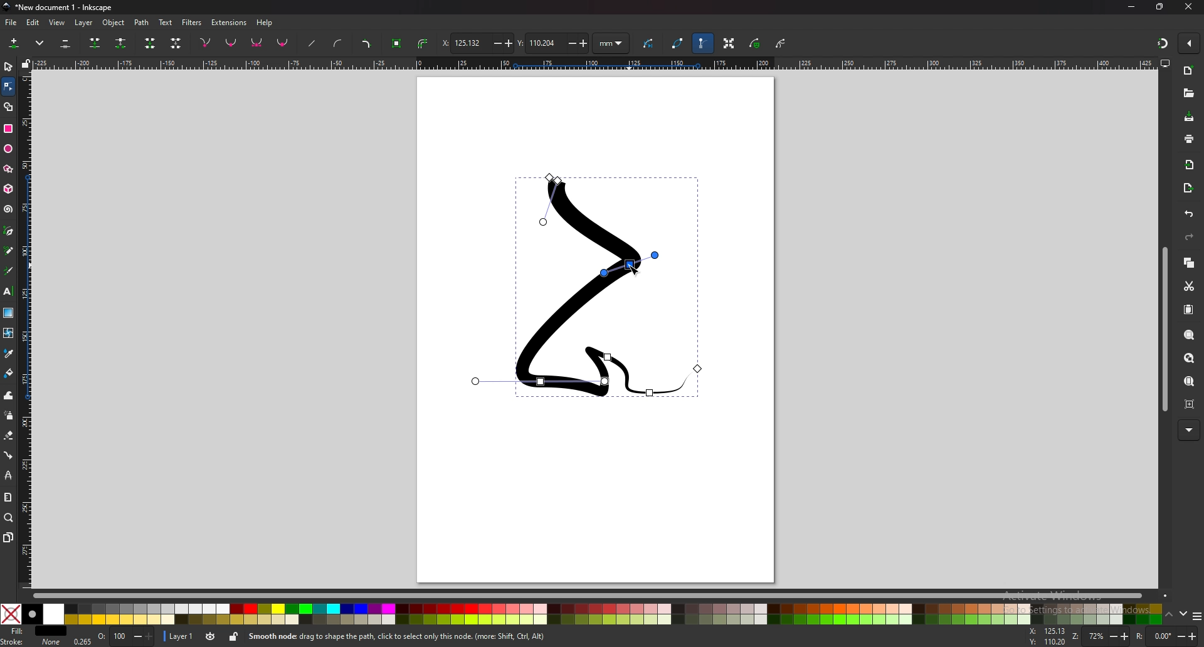 The image size is (1204, 647). Describe the element at coordinates (230, 21) in the screenshot. I see `extensions` at that location.